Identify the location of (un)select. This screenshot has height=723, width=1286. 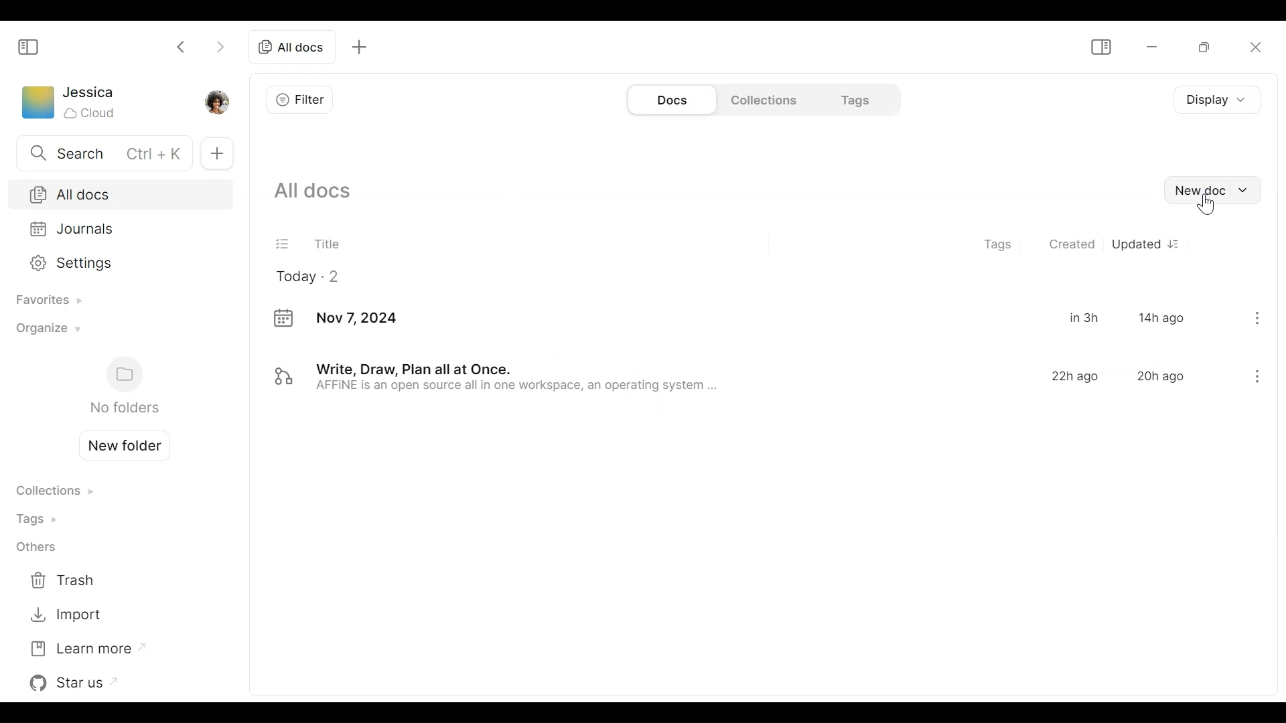
(284, 244).